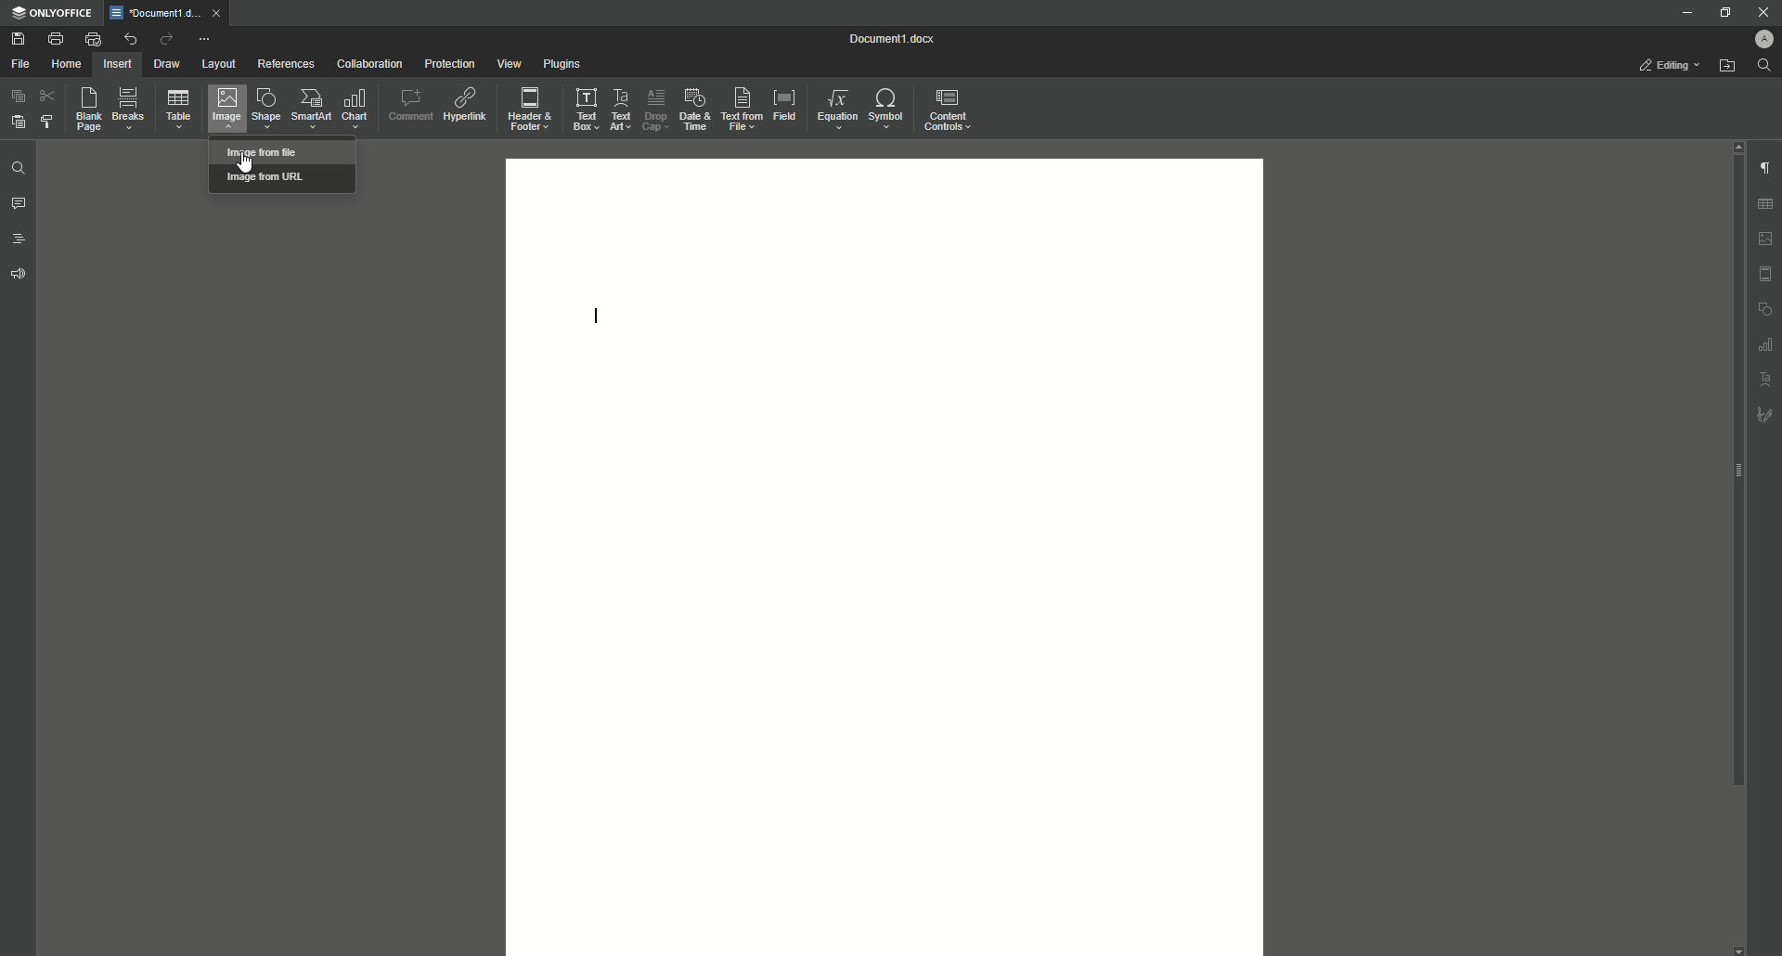 The image size is (1782, 956). I want to click on Date and Time, so click(693, 110).